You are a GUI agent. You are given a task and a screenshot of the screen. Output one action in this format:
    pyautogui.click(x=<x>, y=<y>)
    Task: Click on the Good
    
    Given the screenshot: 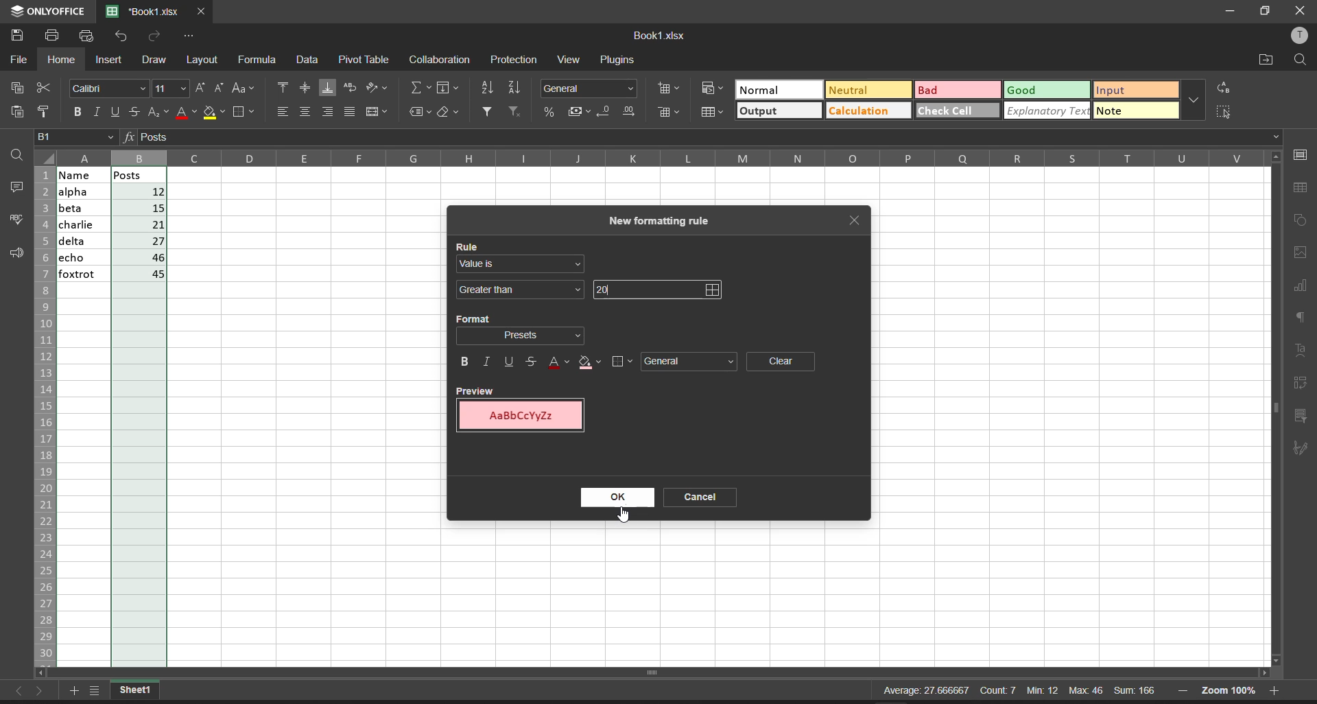 What is the action you would take?
    pyautogui.click(x=1024, y=89)
    